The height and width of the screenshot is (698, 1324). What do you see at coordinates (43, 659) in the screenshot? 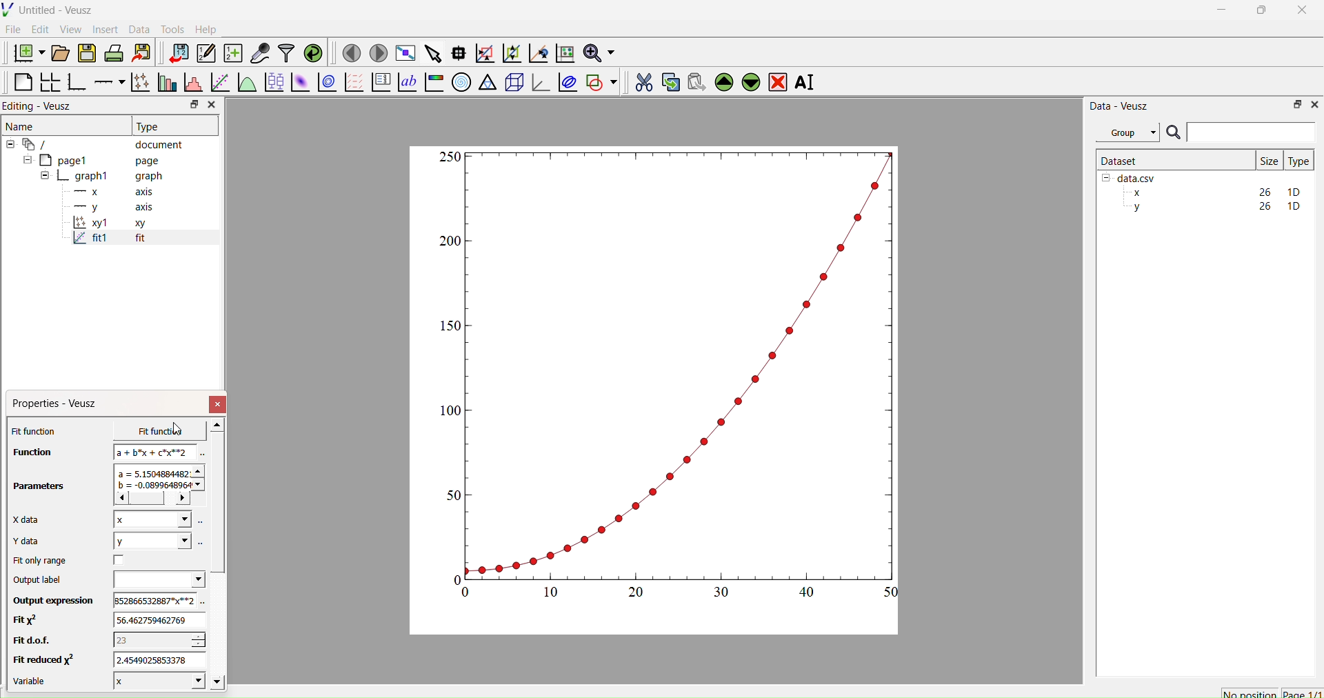
I see `Fit reduced x^2` at bounding box center [43, 659].